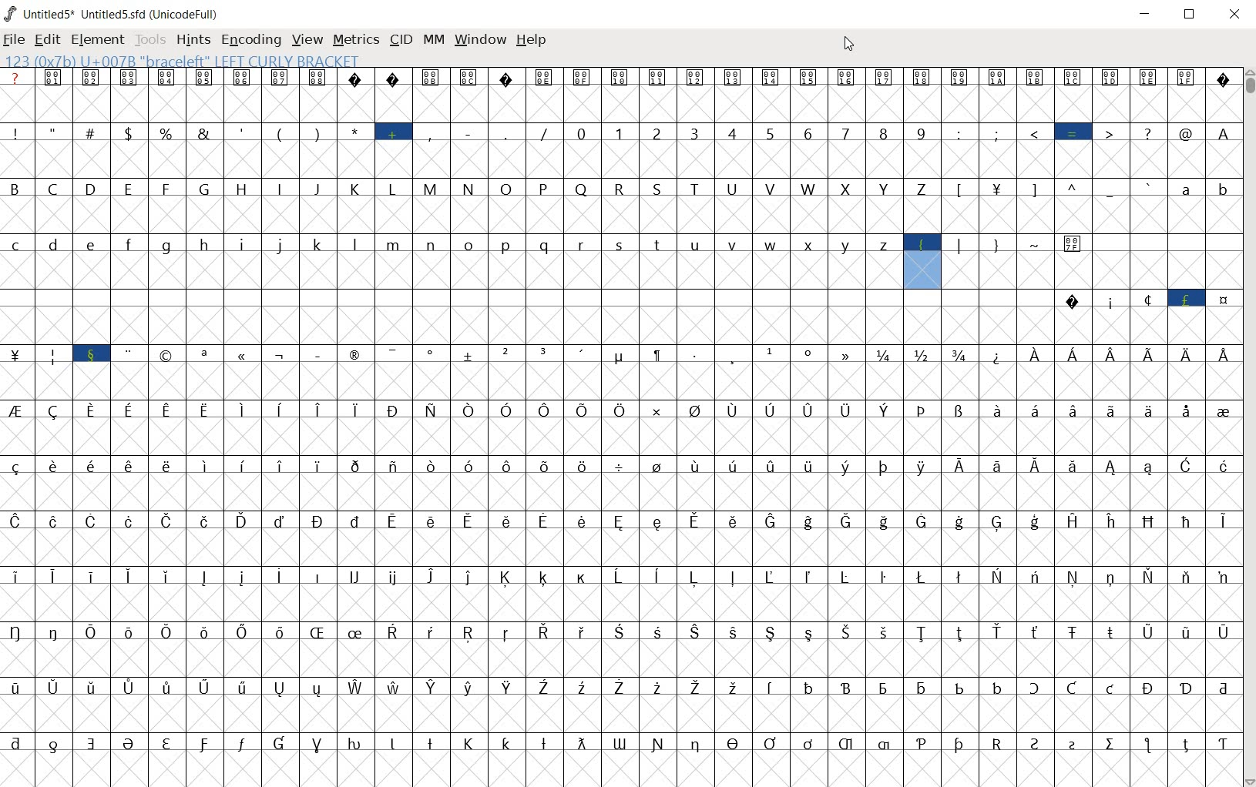 The width and height of the screenshot is (1256, 787). What do you see at coordinates (617, 416) in the screenshot?
I see `glyph characters` at bounding box center [617, 416].